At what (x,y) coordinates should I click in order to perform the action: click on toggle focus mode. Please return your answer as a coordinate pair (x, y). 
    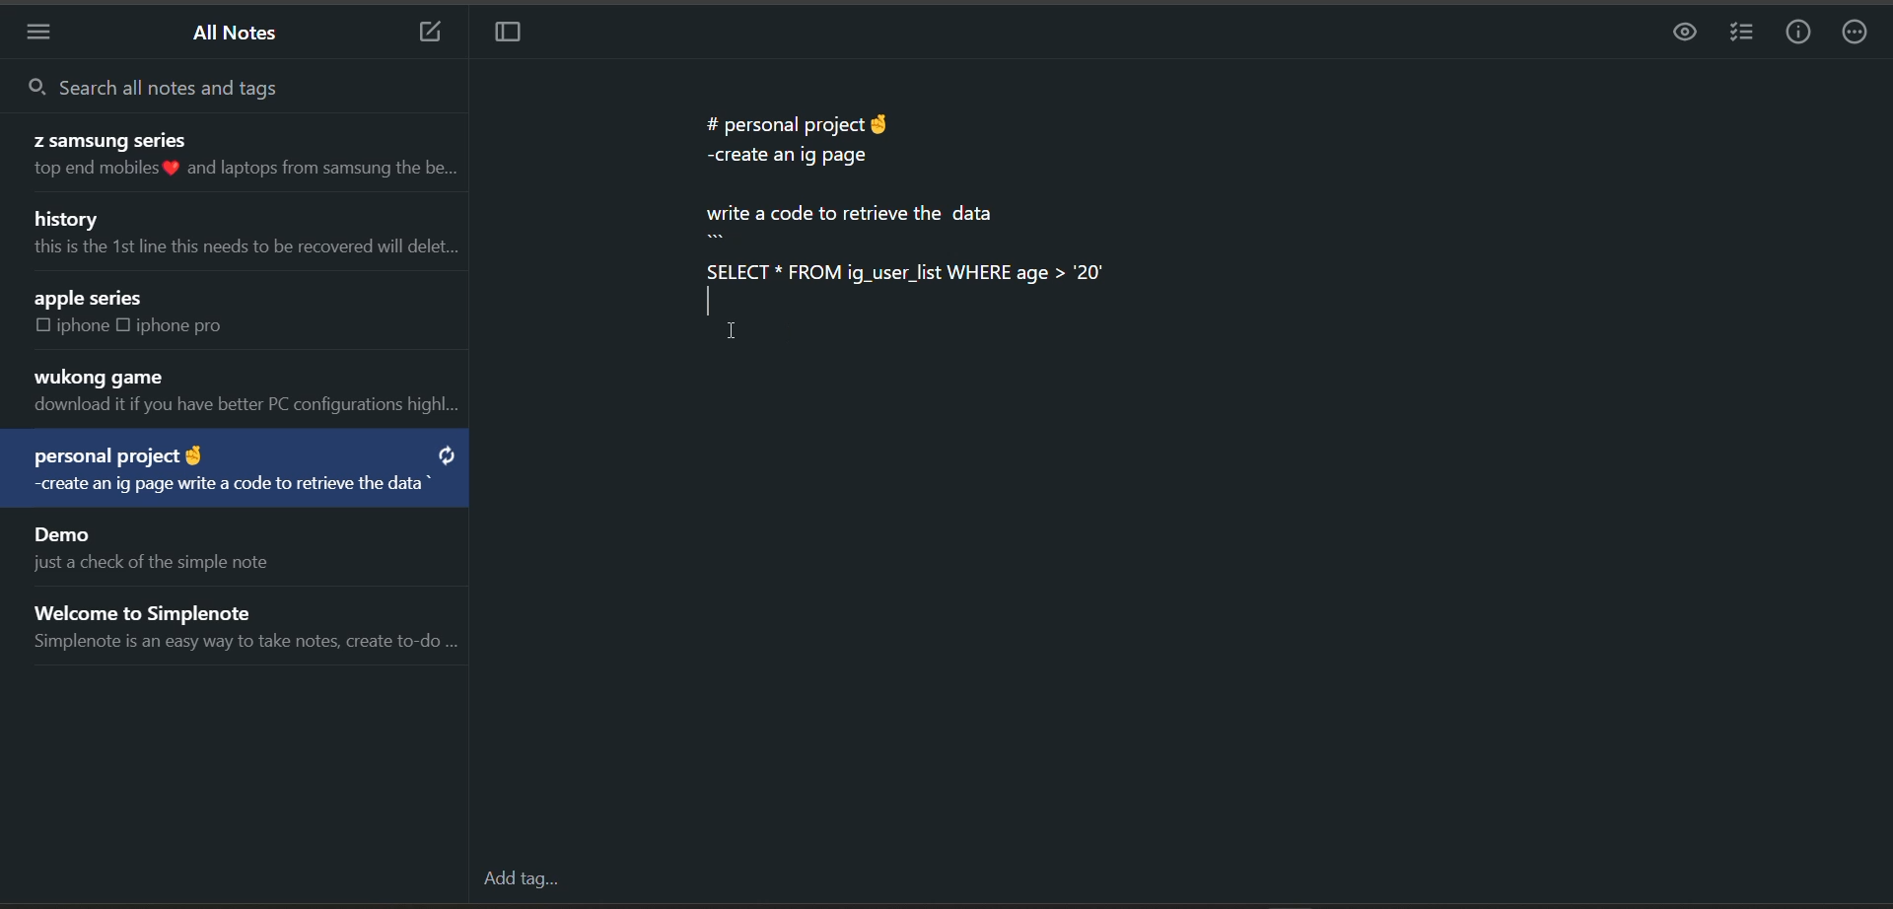
    Looking at the image, I should click on (513, 36).